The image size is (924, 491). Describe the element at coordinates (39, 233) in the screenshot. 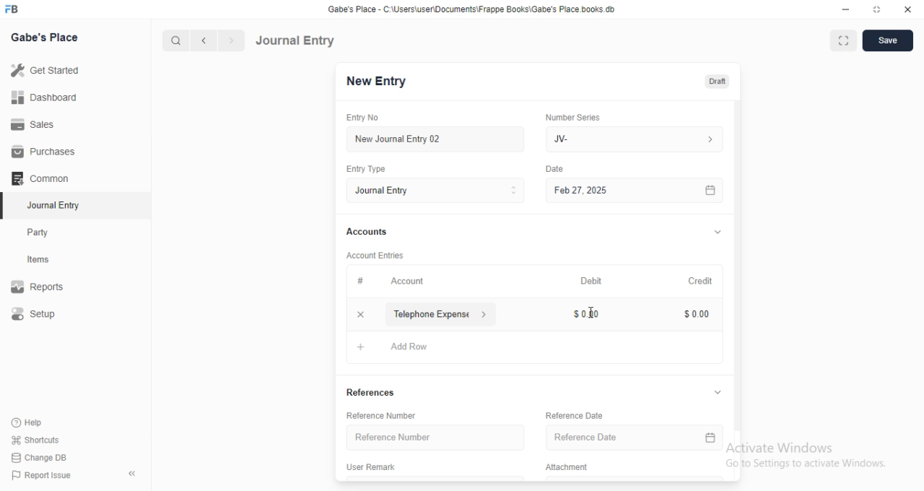

I see `Party` at that location.